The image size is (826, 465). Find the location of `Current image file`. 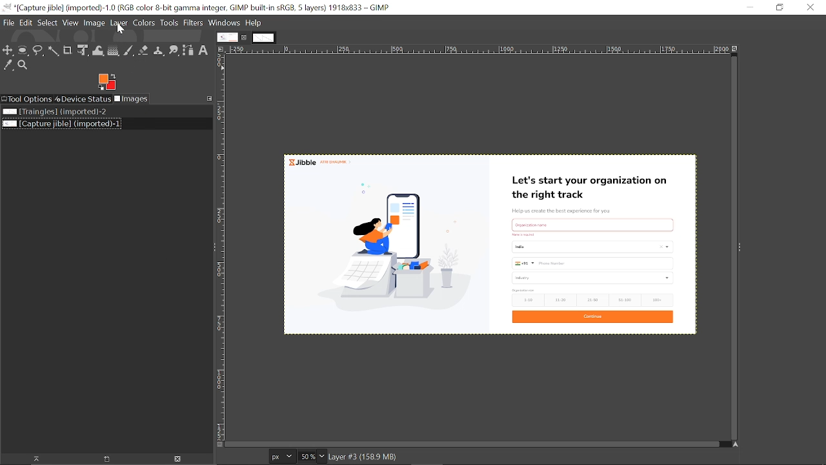

Current image file is located at coordinates (61, 125).